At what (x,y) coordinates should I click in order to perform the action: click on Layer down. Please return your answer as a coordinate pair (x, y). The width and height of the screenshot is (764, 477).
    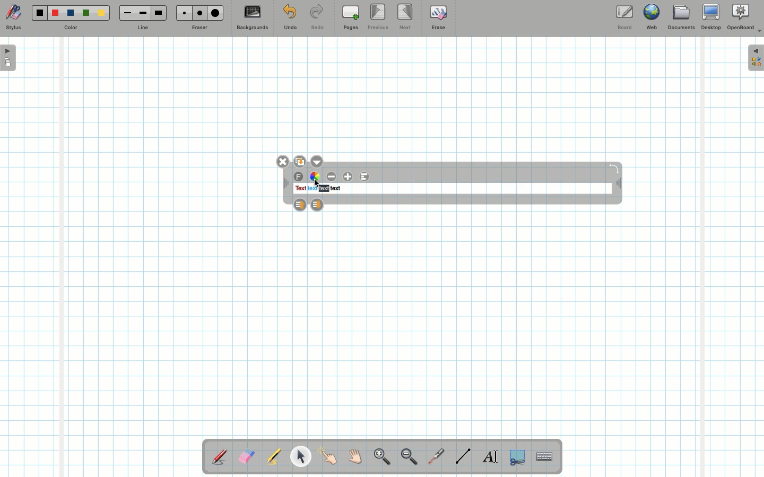
    Looking at the image, I should click on (318, 205).